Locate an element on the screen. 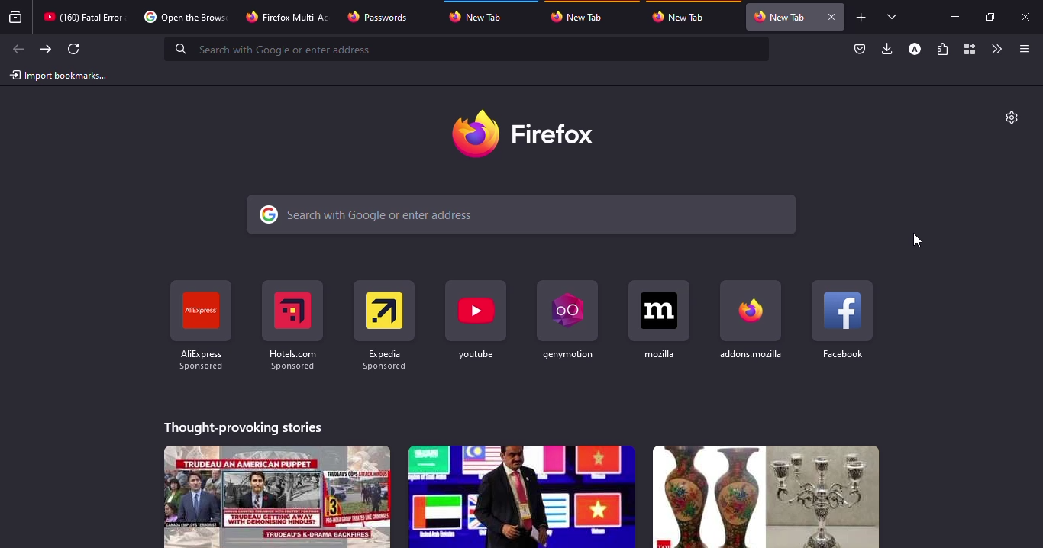 This screenshot has width=1043, height=548. tab is located at coordinates (286, 16).